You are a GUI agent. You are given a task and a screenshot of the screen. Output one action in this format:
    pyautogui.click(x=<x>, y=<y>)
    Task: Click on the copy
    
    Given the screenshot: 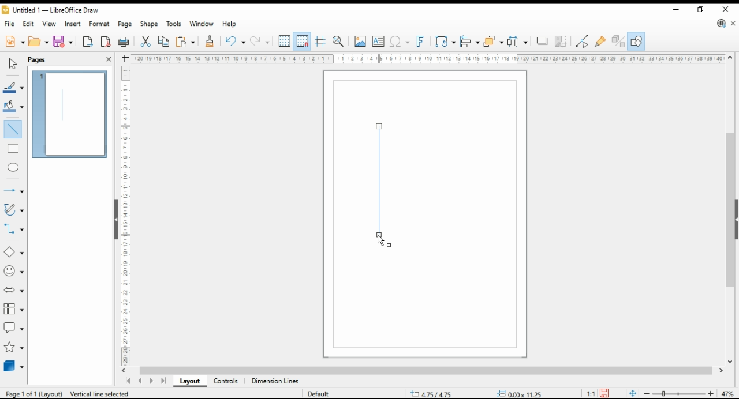 What is the action you would take?
    pyautogui.click(x=163, y=42)
    